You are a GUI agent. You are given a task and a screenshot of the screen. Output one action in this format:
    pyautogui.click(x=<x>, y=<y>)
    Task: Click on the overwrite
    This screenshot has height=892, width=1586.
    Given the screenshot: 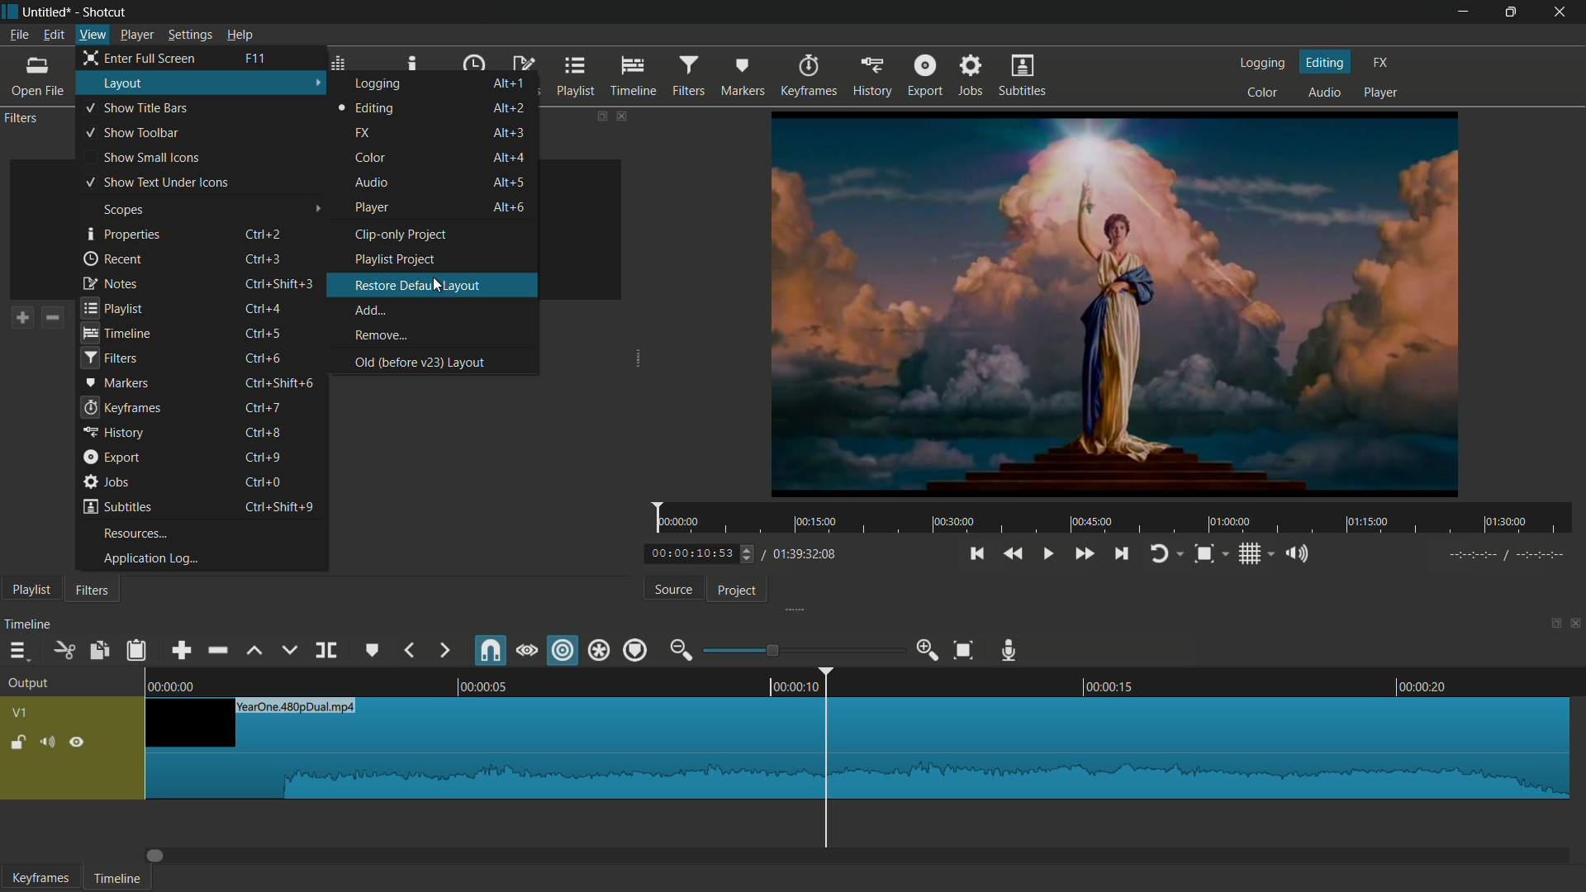 What is the action you would take?
    pyautogui.click(x=288, y=651)
    